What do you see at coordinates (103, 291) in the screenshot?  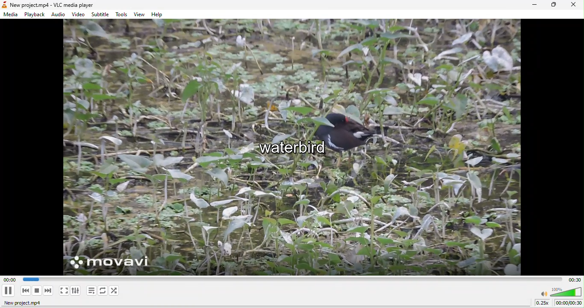 I see `click to toggle between loop all` at bounding box center [103, 291].